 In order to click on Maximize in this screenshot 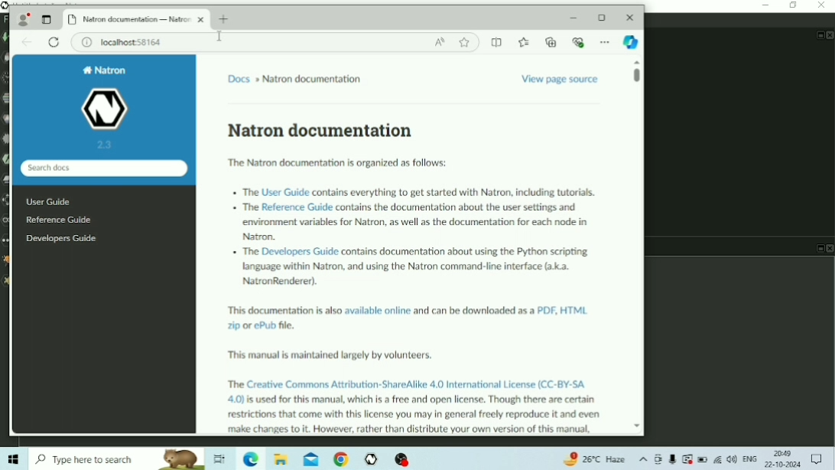, I will do `click(603, 18)`.